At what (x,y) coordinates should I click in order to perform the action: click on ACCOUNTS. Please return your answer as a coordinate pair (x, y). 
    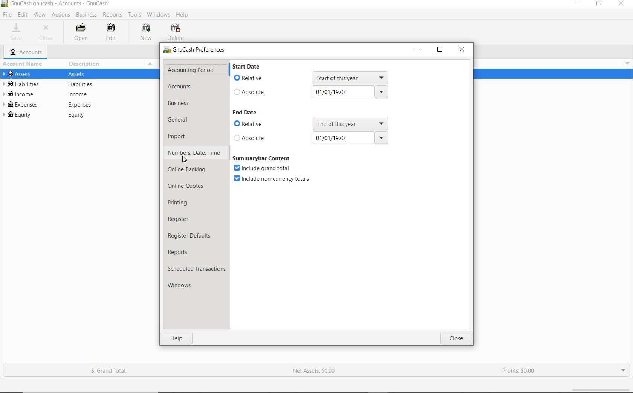
    Looking at the image, I should click on (27, 52).